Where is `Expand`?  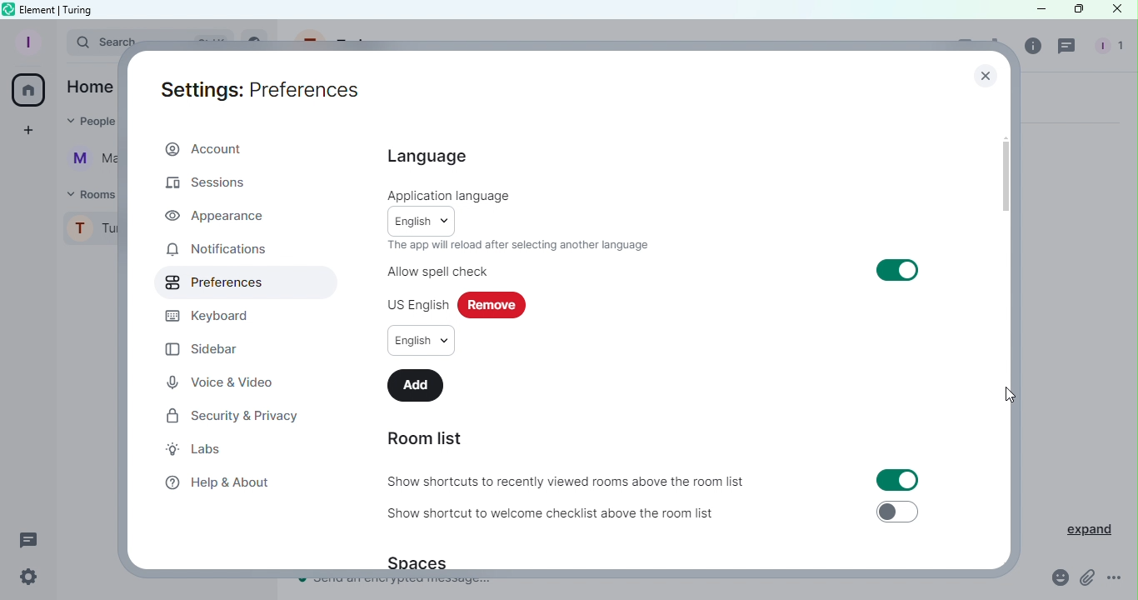 Expand is located at coordinates (1080, 527).